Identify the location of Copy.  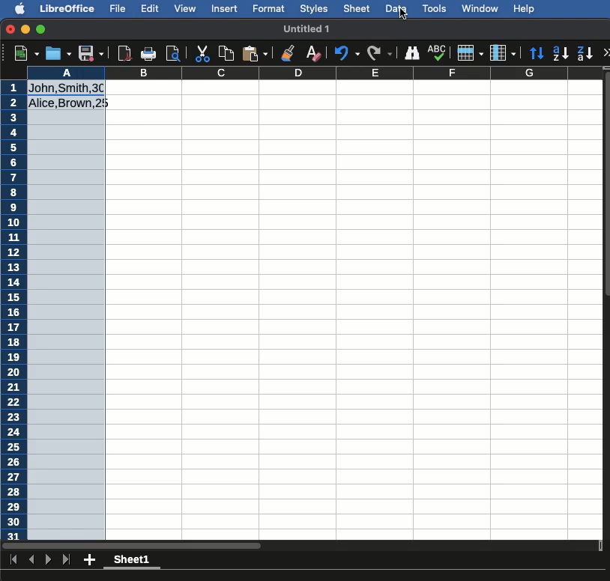
(229, 52).